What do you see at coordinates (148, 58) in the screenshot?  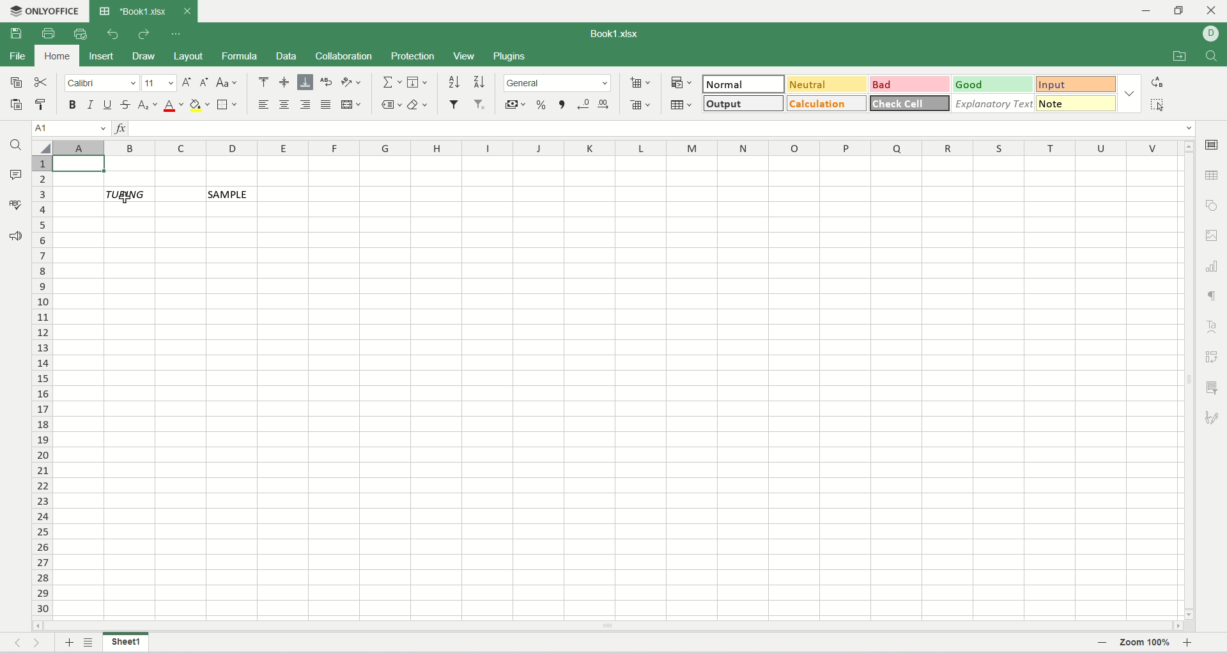 I see `draw` at bounding box center [148, 58].